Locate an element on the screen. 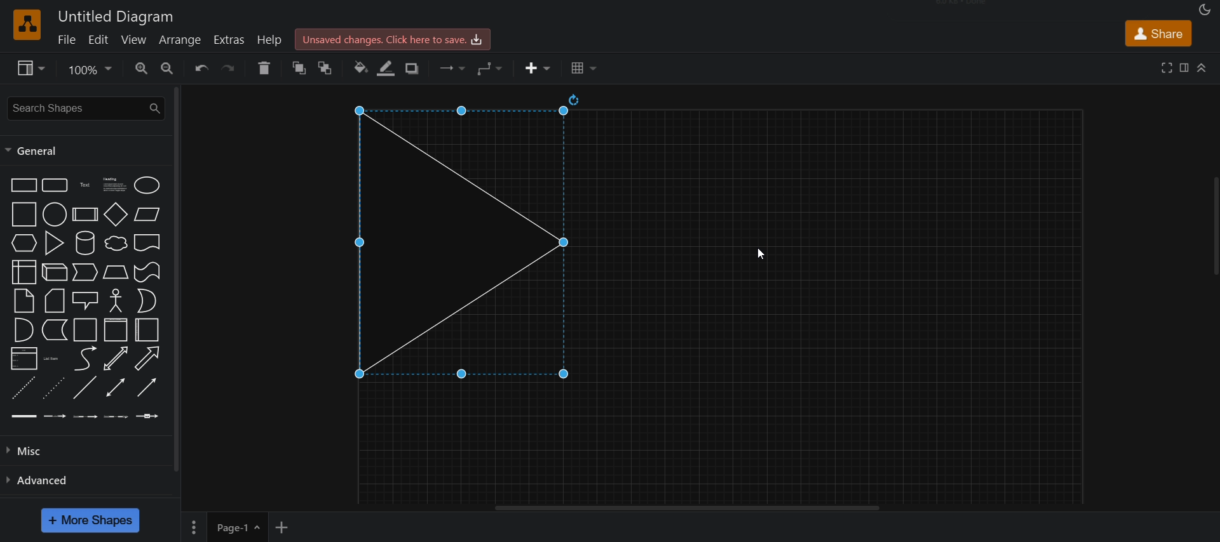 Image resolution: width=1220 pixels, height=542 pixels. collapase/expand is located at coordinates (1201, 69).